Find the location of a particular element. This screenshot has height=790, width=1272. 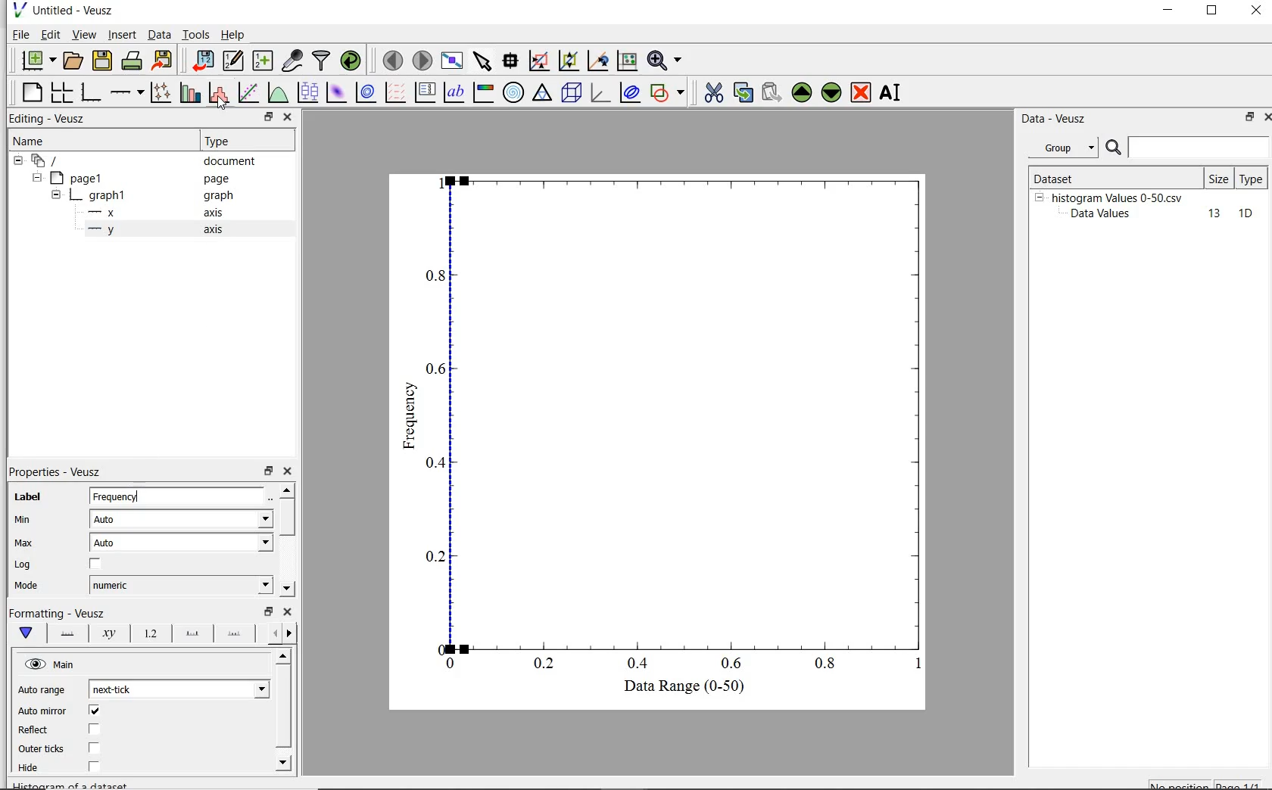

search for dataset names is located at coordinates (1199, 148).